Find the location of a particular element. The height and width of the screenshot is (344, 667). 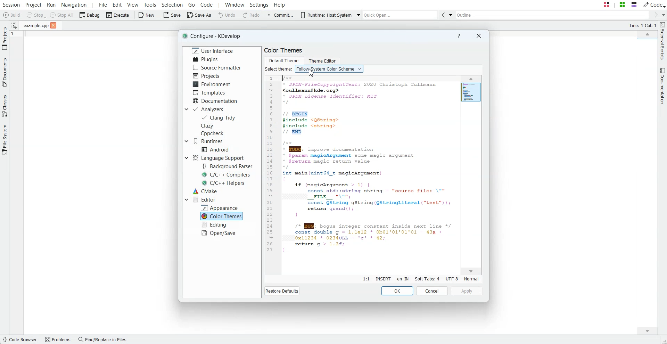

User Interface is located at coordinates (211, 50).